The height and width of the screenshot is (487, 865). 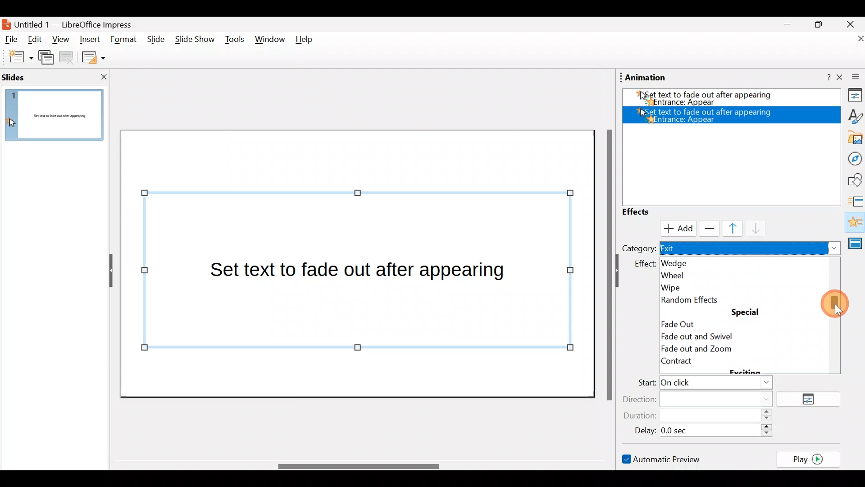 I want to click on Animation, so click(x=646, y=78).